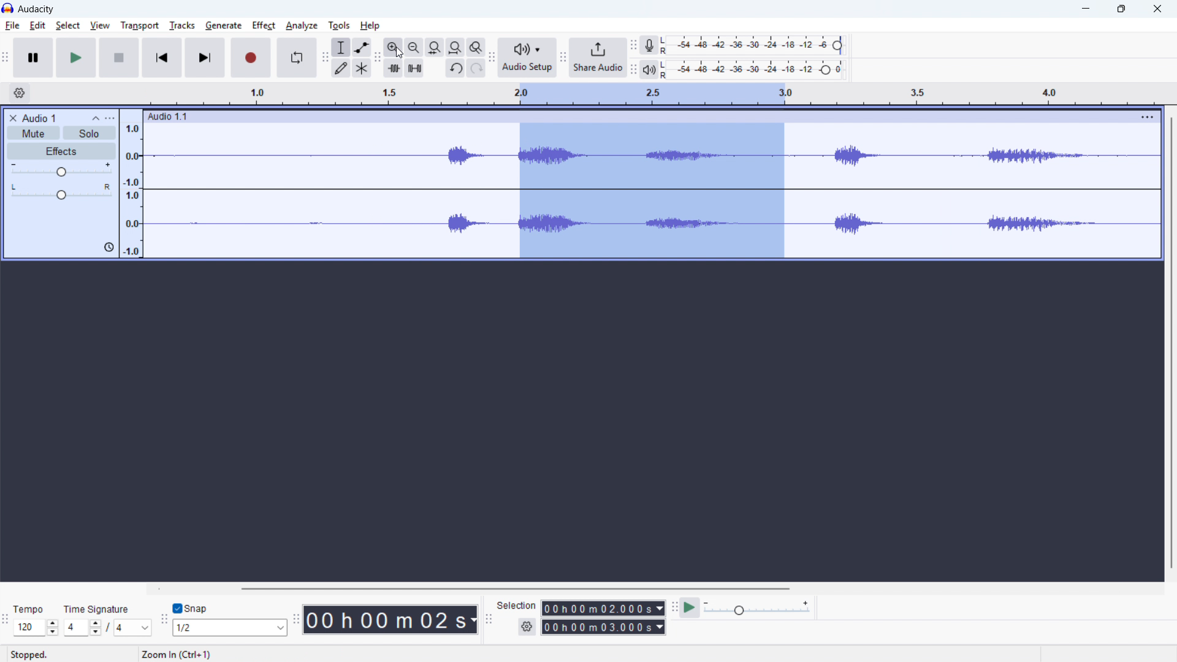 Image resolution: width=1177 pixels, height=662 pixels. I want to click on Skip to start, so click(162, 58).